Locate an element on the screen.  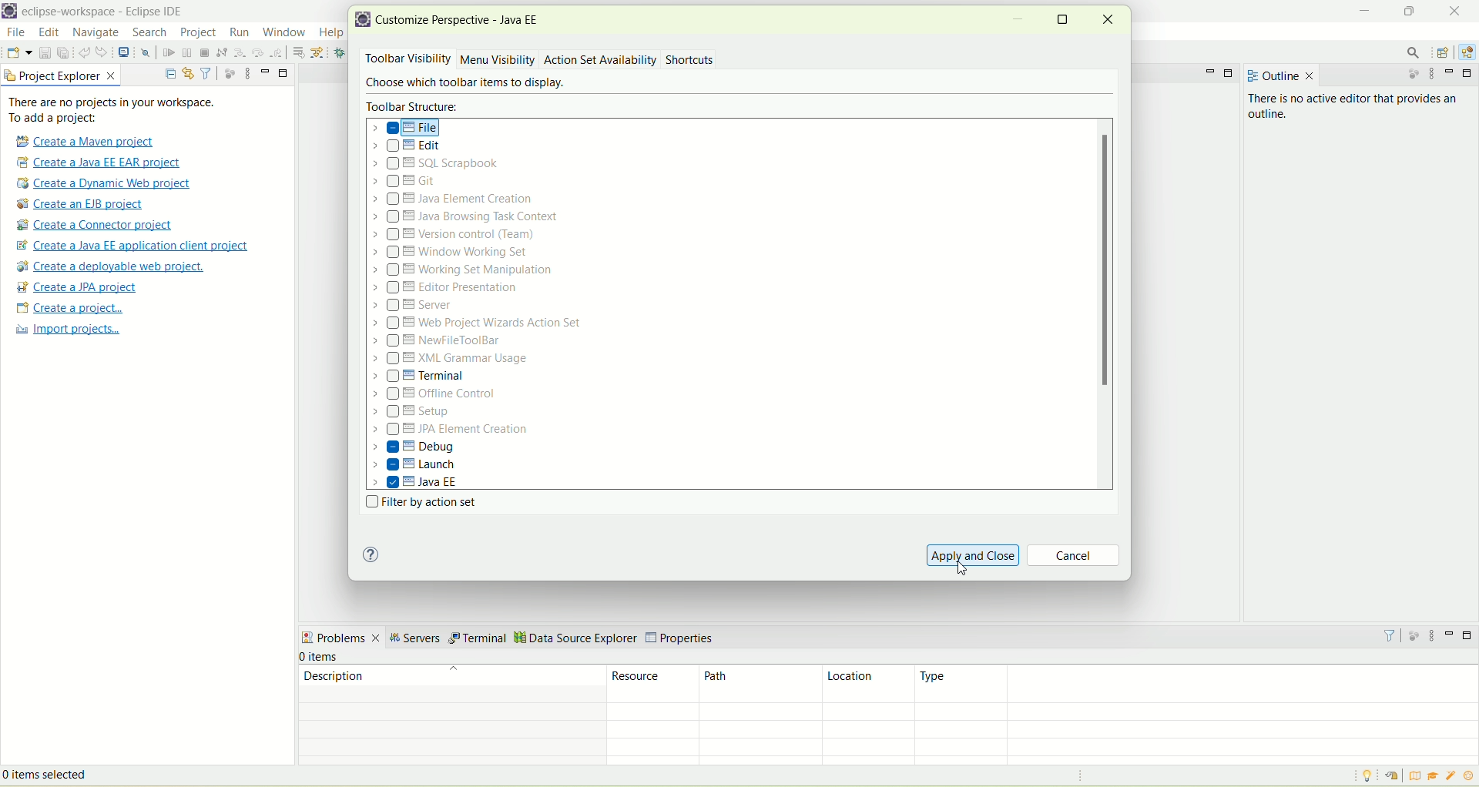
filter is located at coordinates (206, 73).